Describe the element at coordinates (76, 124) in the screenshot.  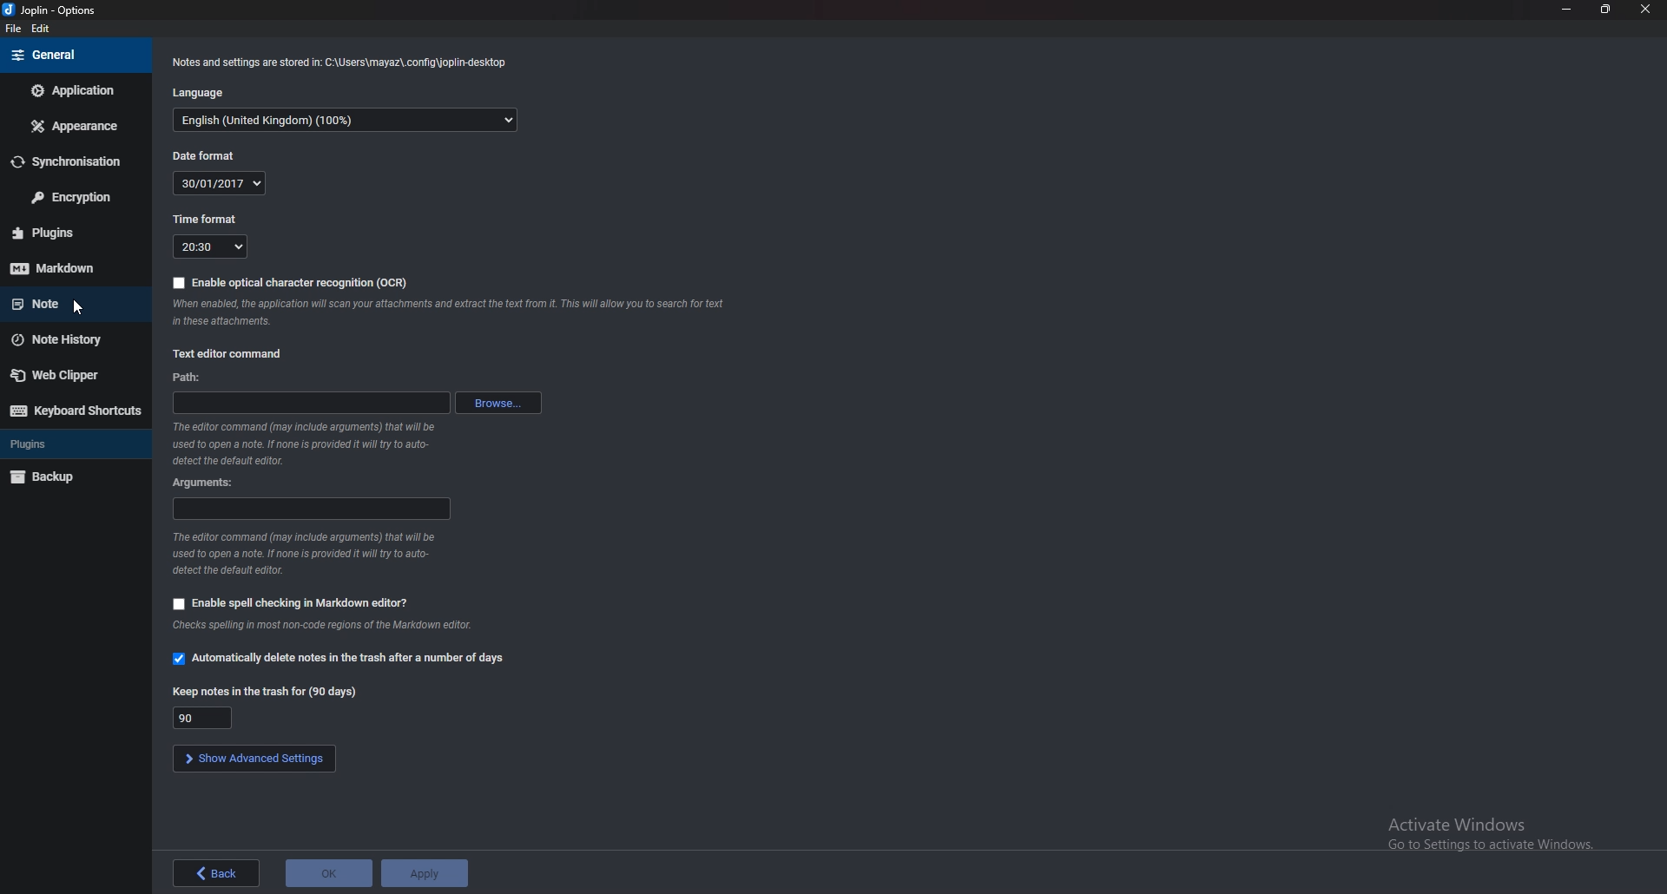
I see `Appearance` at that location.